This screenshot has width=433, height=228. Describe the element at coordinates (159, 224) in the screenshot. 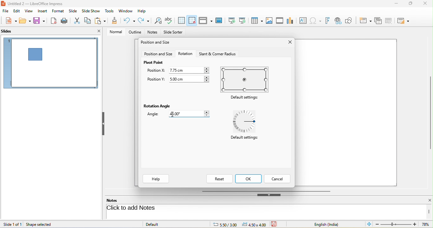

I see `default` at that location.